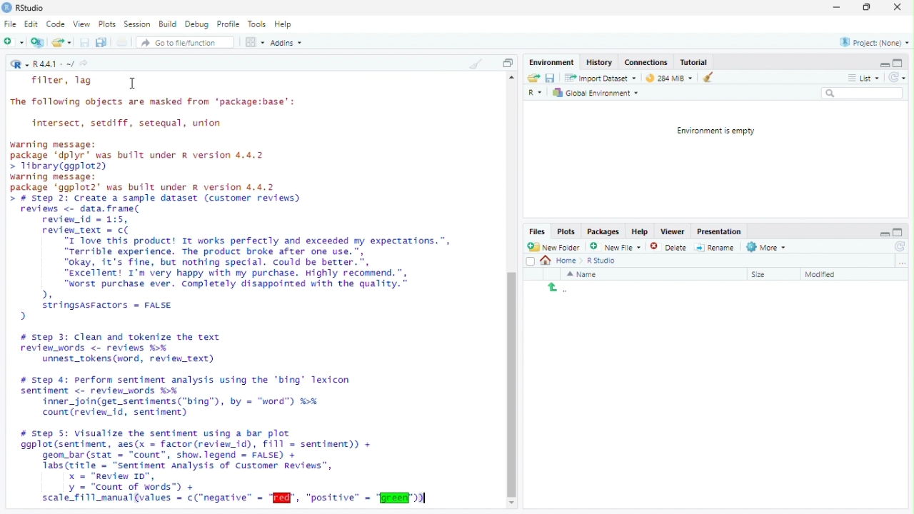 Image resolution: width=914 pixels, height=514 pixels. I want to click on Go, so click(86, 65).